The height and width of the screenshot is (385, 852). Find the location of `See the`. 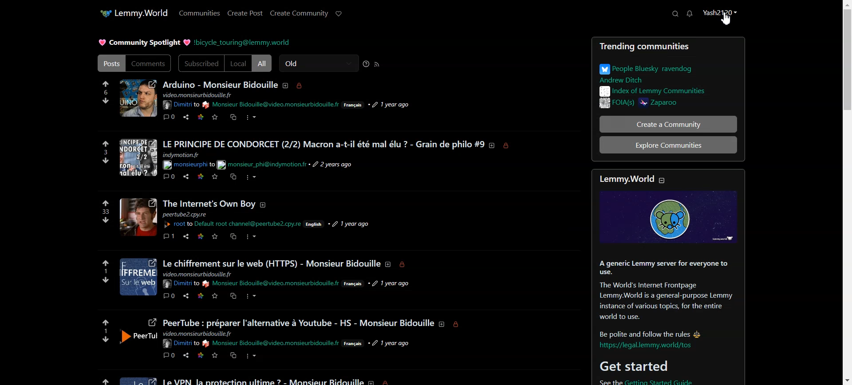

See the is located at coordinates (597, 381).